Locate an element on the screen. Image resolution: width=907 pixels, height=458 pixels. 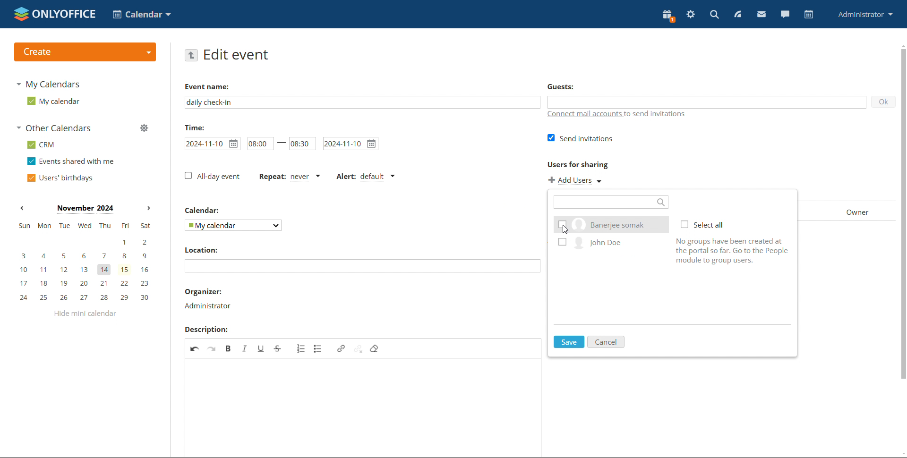
scroll down is located at coordinates (901, 453).